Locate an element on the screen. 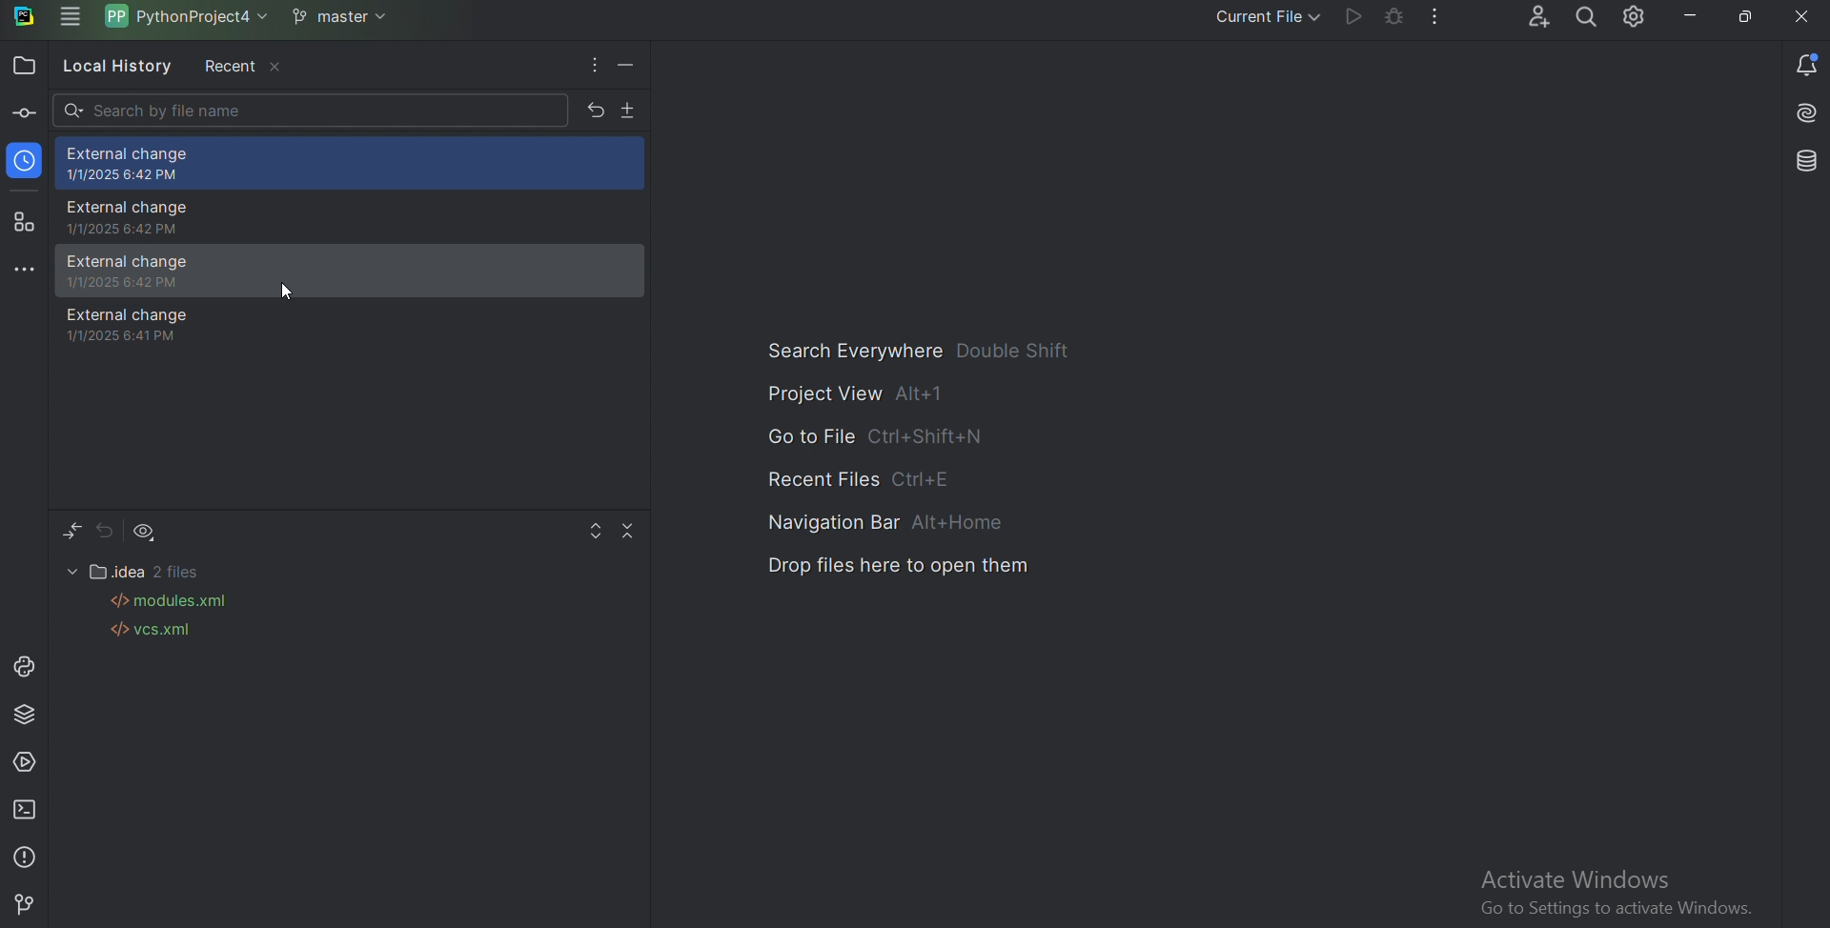 Image resolution: width=1830 pixels, height=928 pixels. Collapse All is located at coordinates (632, 531).